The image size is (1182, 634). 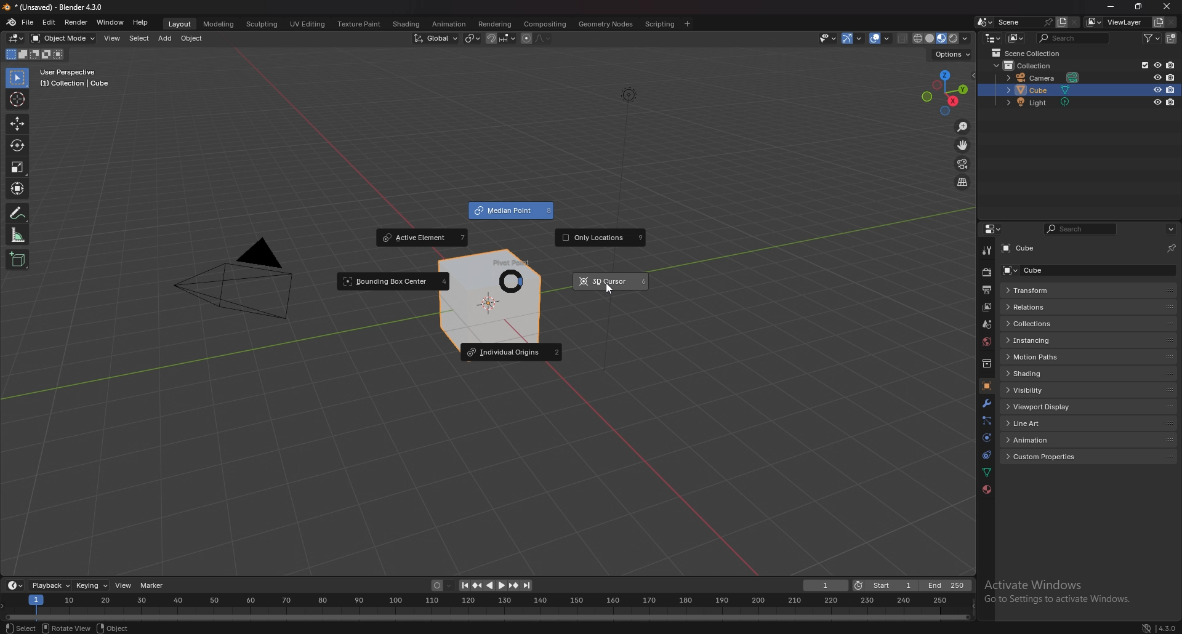 I want to click on material, so click(x=985, y=490).